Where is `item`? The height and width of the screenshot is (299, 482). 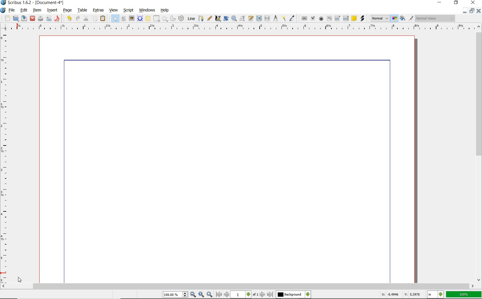
item is located at coordinates (37, 11).